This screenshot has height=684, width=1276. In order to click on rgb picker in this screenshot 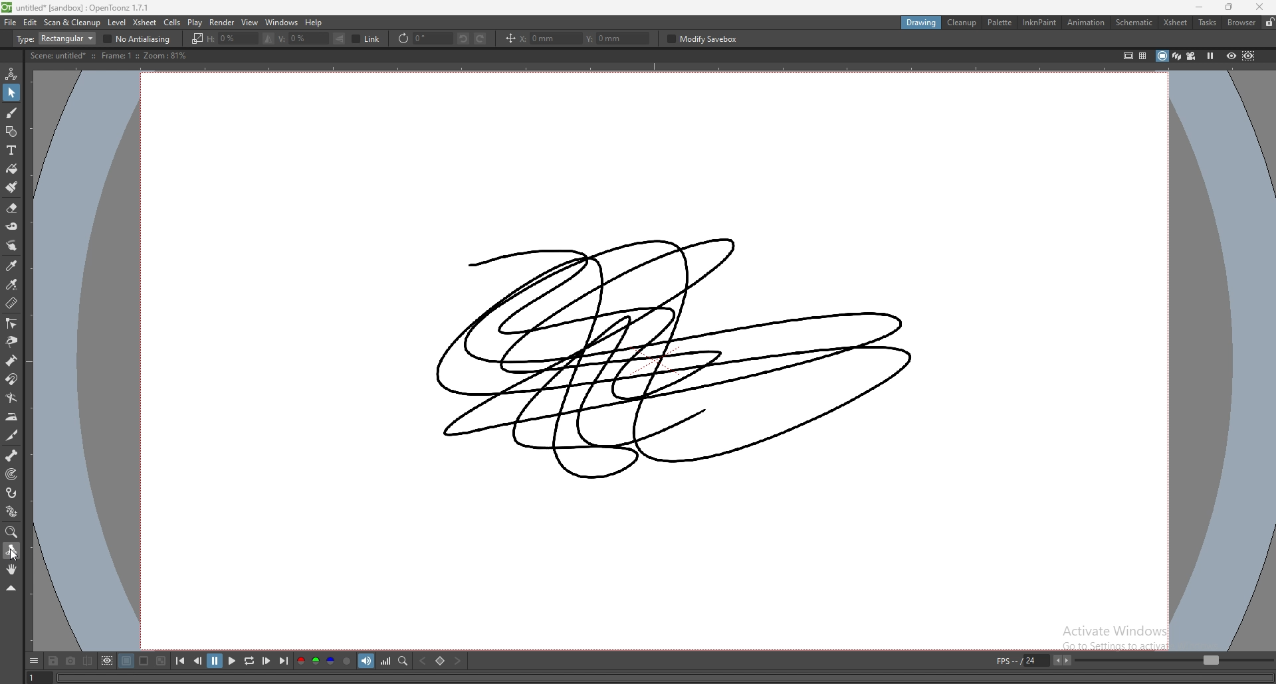, I will do `click(12, 285)`.